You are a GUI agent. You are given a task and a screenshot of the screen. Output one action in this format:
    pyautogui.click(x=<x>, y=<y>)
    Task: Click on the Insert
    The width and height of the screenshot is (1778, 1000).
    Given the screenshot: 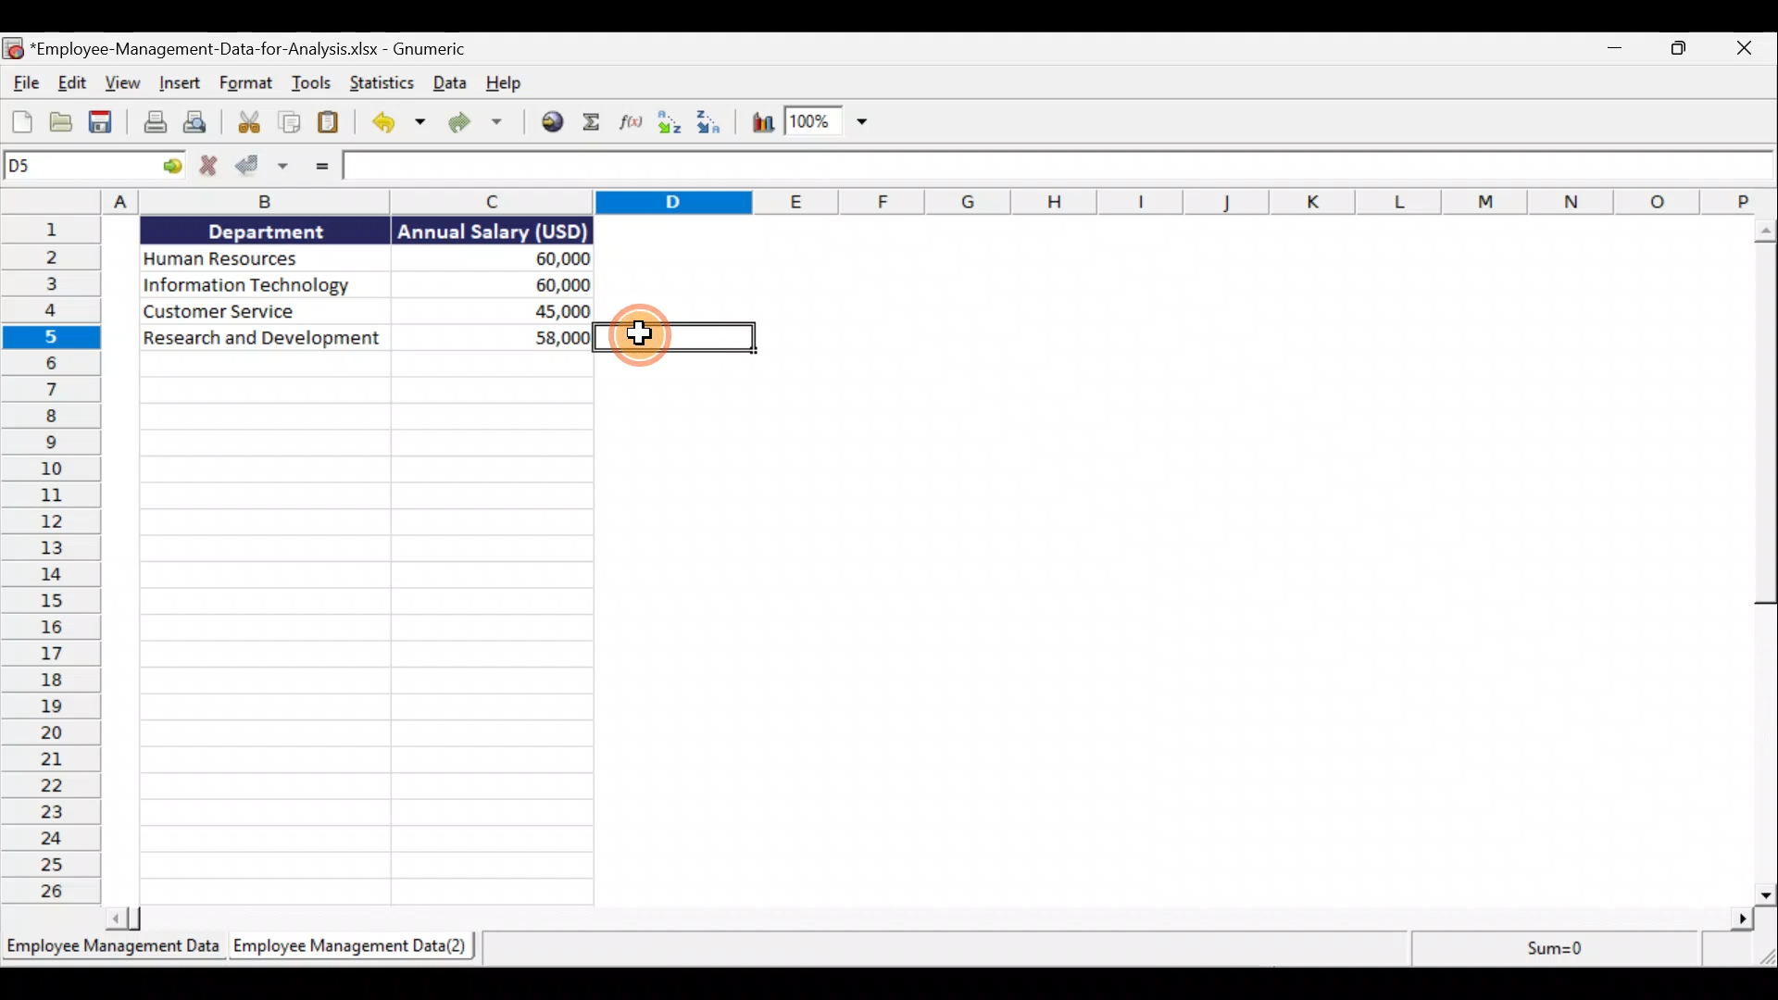 What is the action you would take?
    pyautogui.click(x=182, y=83)
    